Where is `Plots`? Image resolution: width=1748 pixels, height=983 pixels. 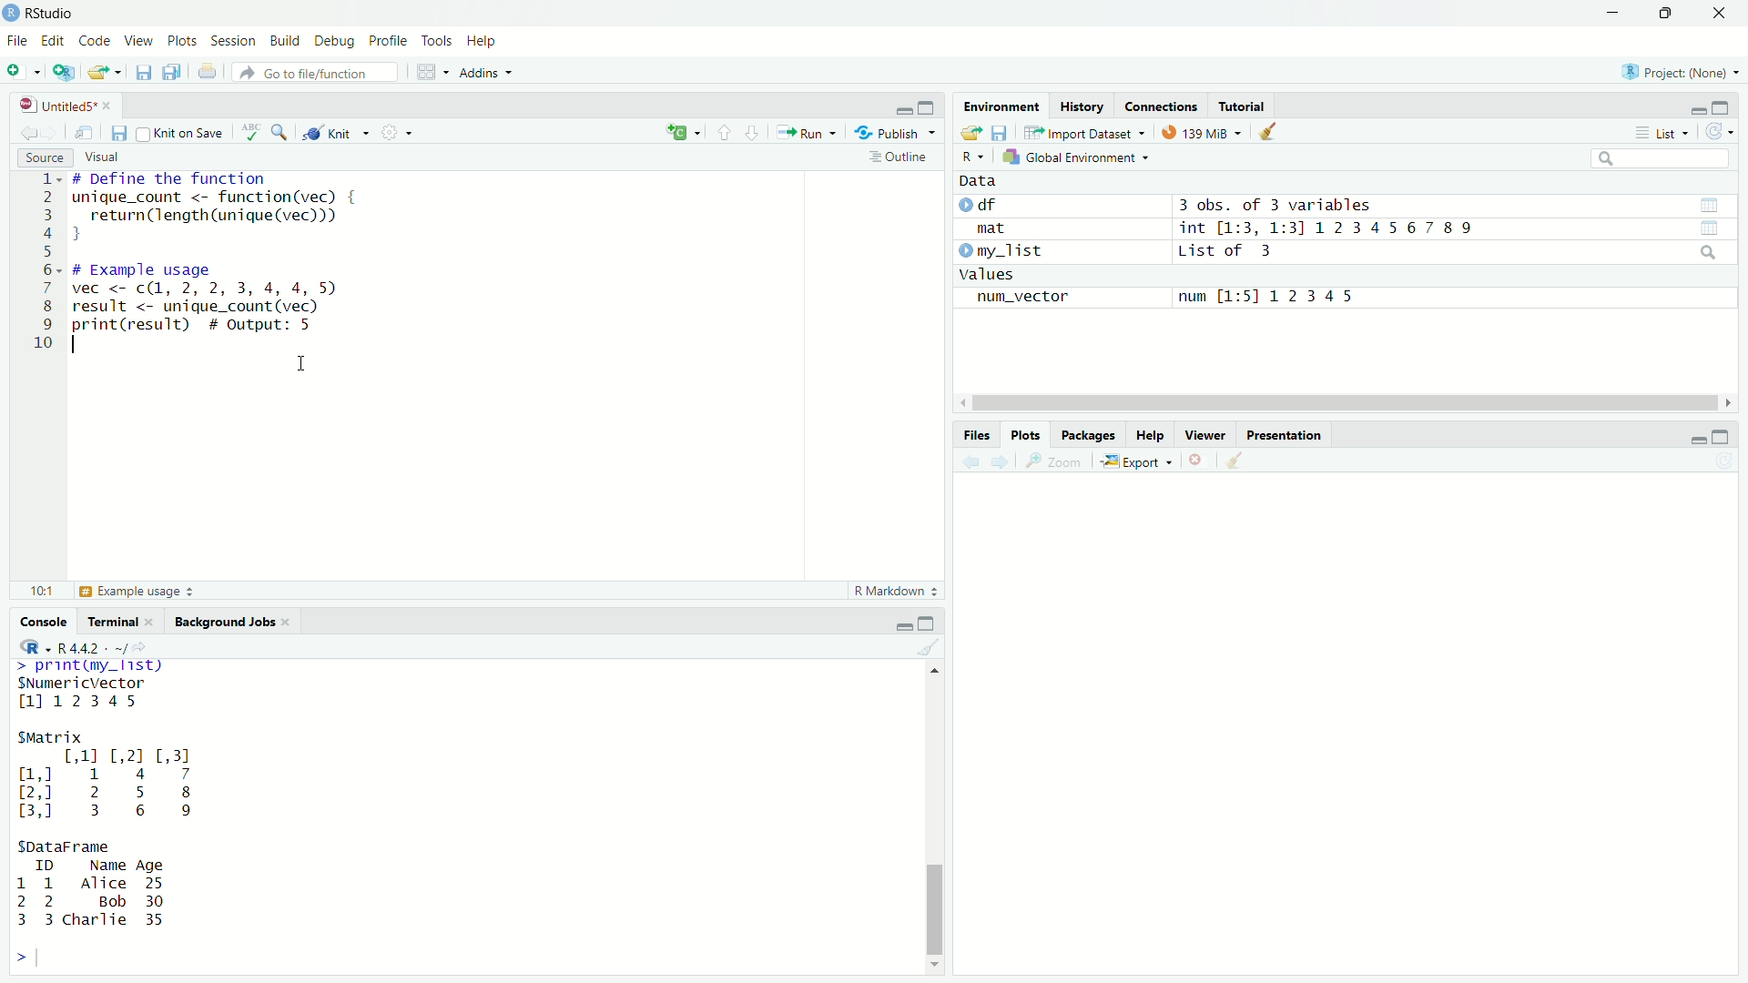 Plots is located at coordinates (182, 41).